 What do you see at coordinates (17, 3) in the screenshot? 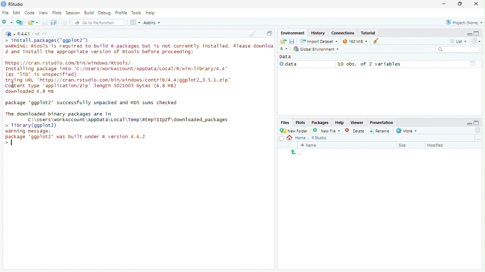
I see `RStudio` at bounding box center [17, 3].